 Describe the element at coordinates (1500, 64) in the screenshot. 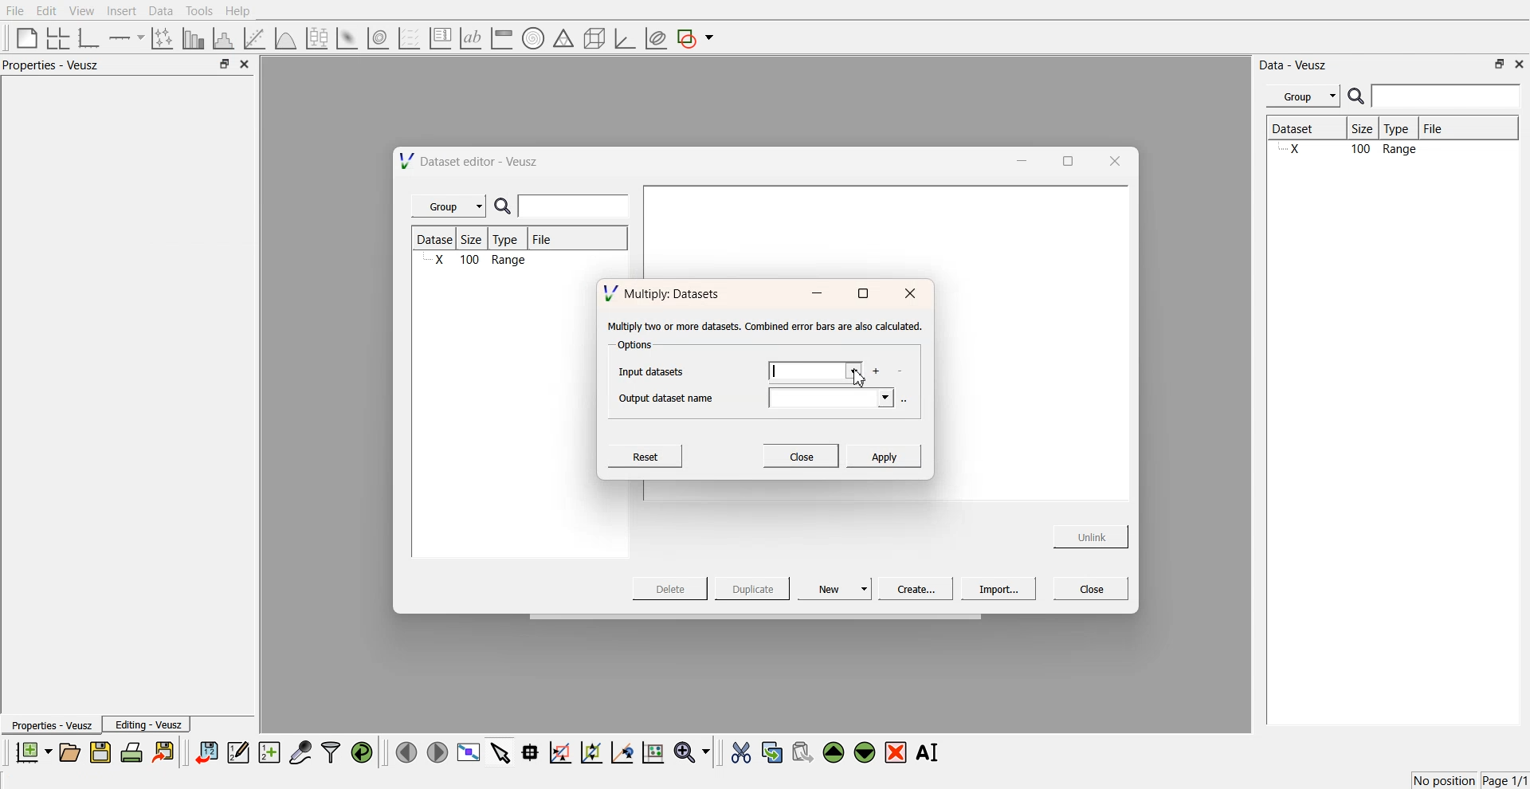

I see `minimise or maximise` at that location.